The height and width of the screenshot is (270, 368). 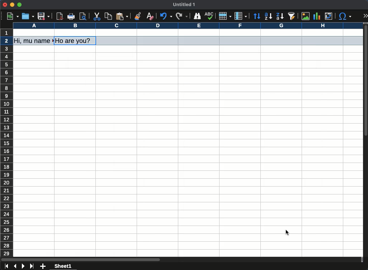 What do you see at coordinates (60, 16) in the screenshot?
I see `pdf preview` at bounding box center [60, 16].